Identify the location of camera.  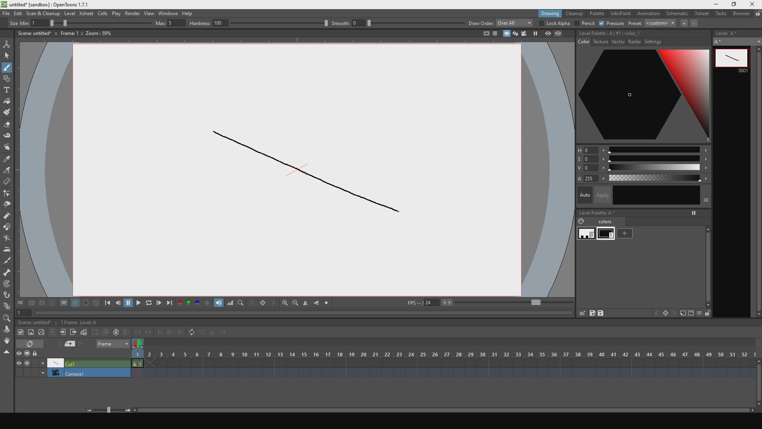
(525, 34).